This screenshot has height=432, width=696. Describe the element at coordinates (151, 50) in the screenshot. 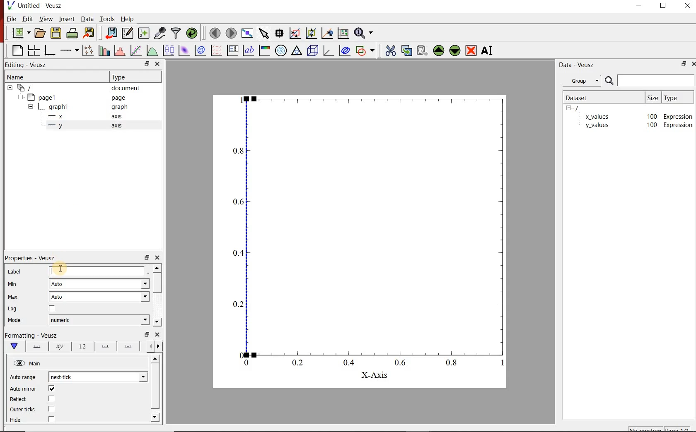

I see `plot a function` at that location.